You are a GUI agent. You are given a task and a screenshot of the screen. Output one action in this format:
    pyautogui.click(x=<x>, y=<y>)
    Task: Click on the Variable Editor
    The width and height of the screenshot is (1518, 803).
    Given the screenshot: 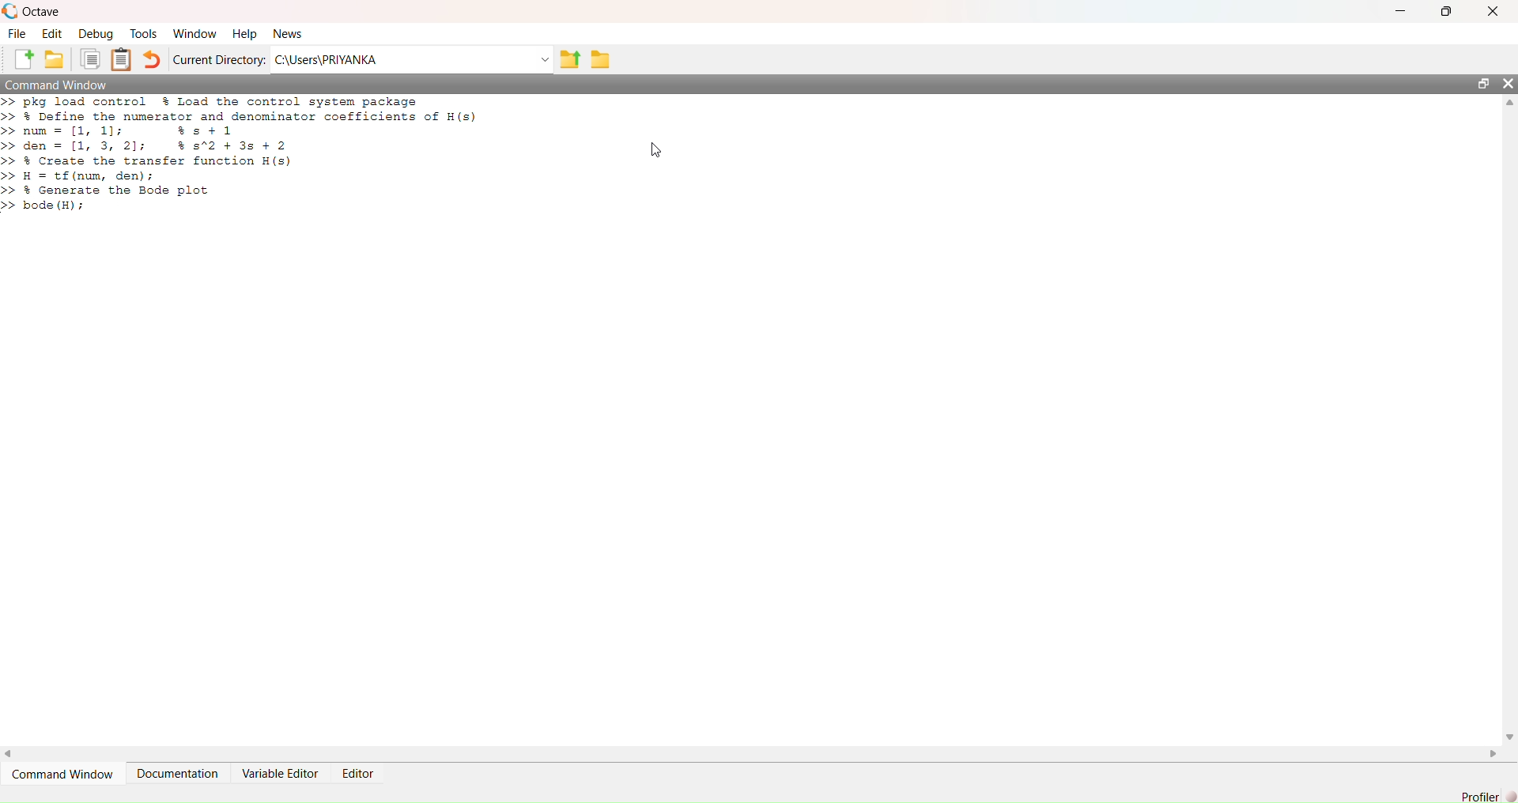 What is the action you would take?
    pyautogui.click(x=280, y=774)
    